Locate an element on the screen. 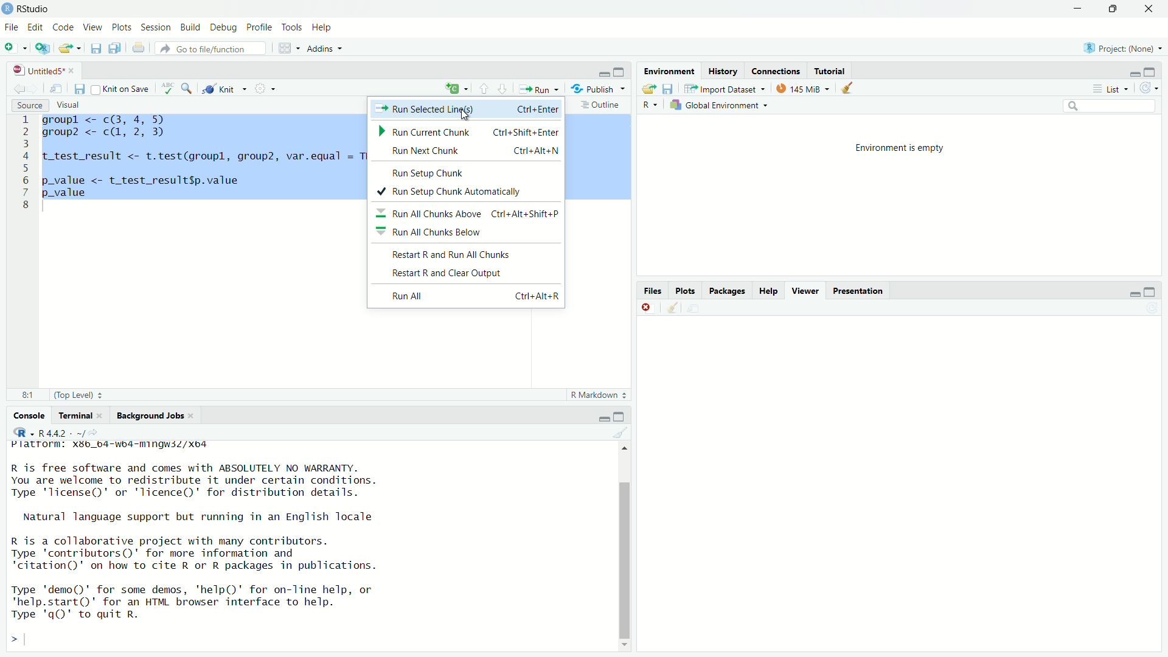 Image resolution: width=1168 pixels, height=657 pixels. clear objects from workspace is located at coordinates (849, 88).